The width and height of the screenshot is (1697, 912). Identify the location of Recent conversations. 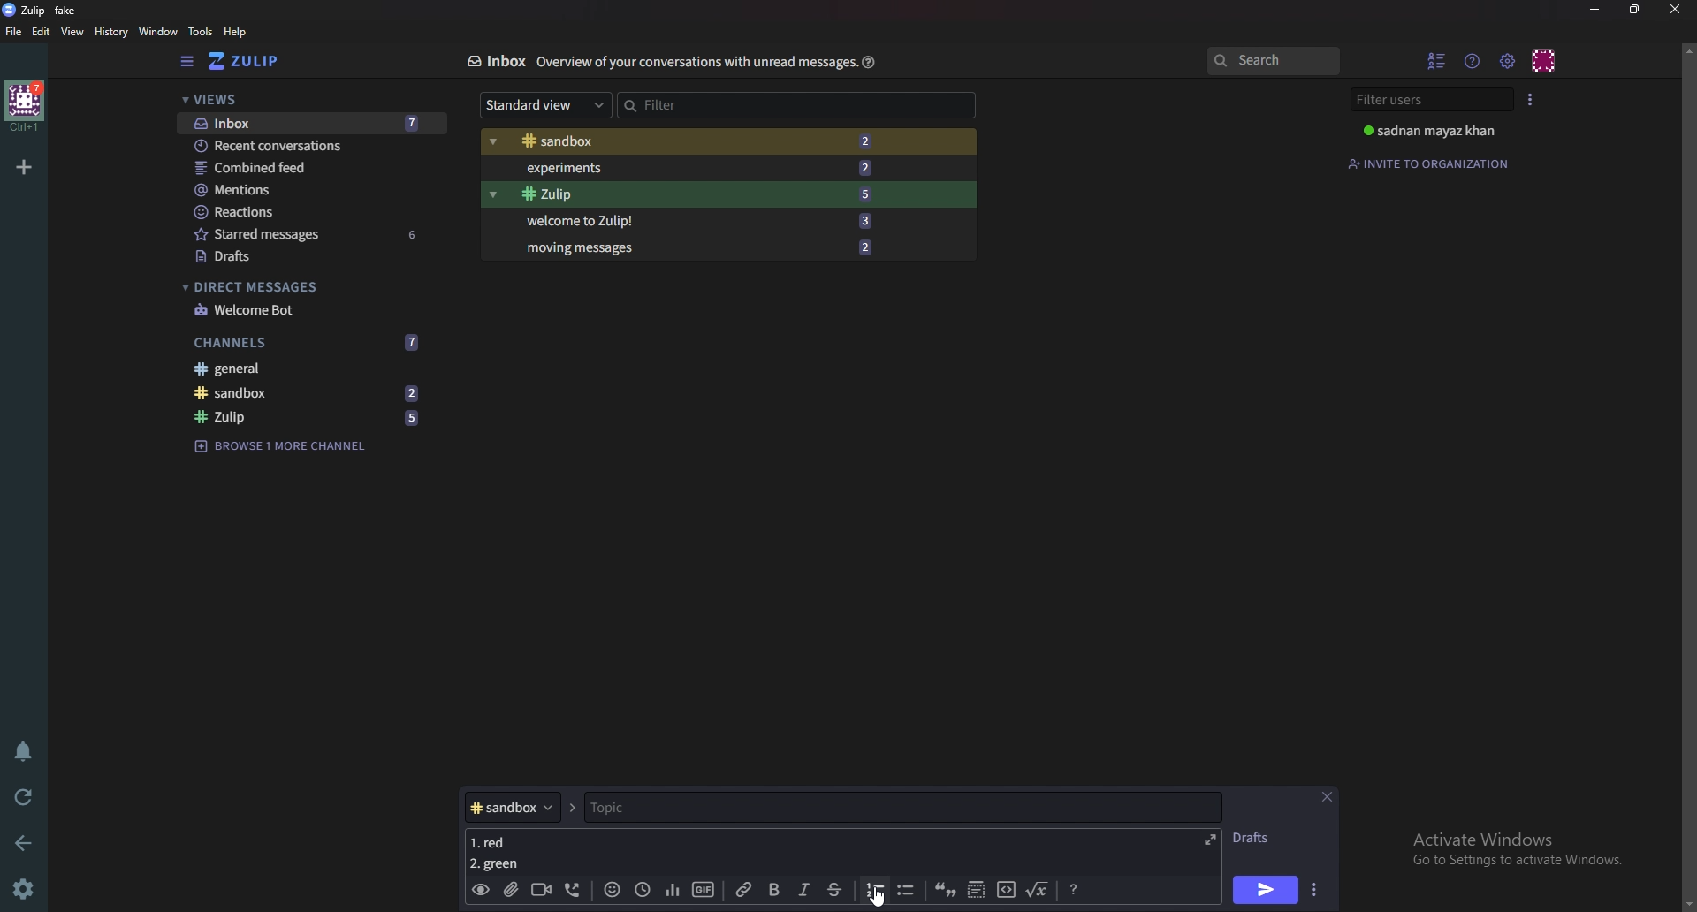
(312, 147).